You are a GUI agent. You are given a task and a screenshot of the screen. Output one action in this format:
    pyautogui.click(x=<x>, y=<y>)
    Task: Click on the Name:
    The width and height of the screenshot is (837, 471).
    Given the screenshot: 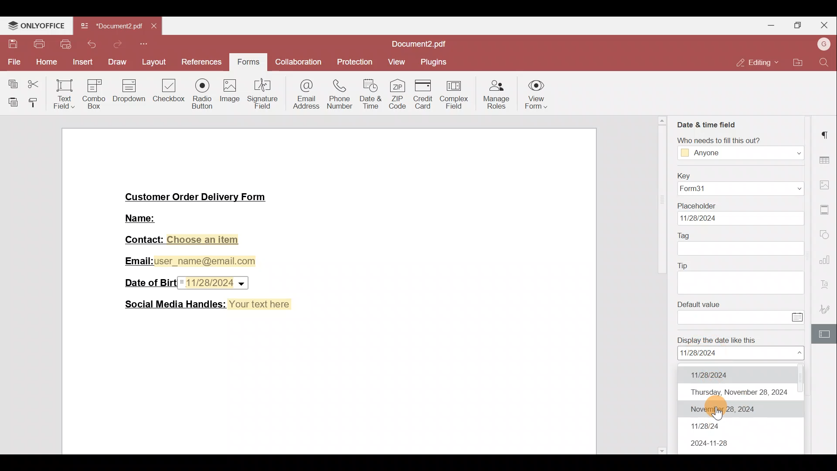 What is the action you would take?
    pyautogui.click(x=142, y=217)
    